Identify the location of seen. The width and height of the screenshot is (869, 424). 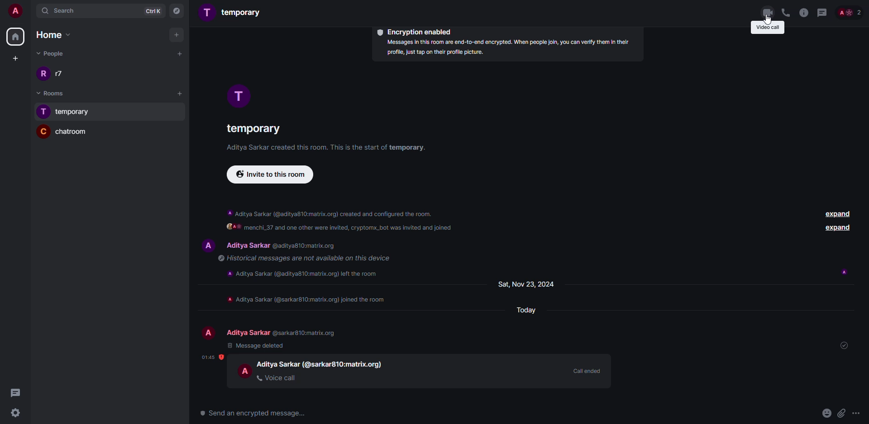
(844, 273).